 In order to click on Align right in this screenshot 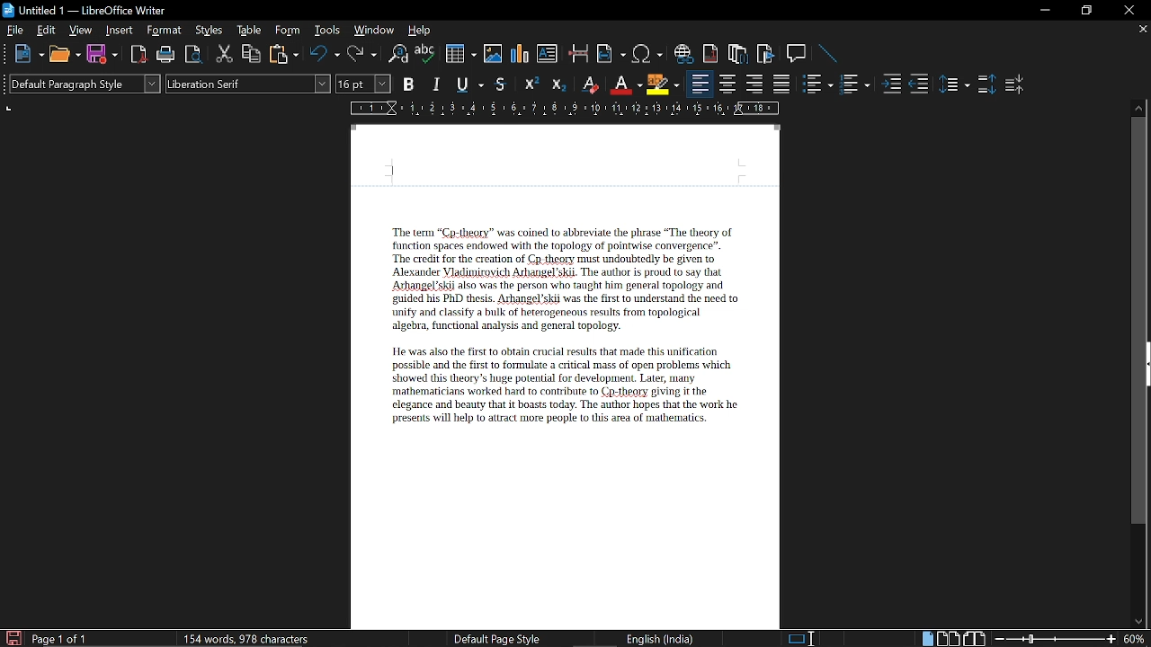, I will do `click(754, 84)`.